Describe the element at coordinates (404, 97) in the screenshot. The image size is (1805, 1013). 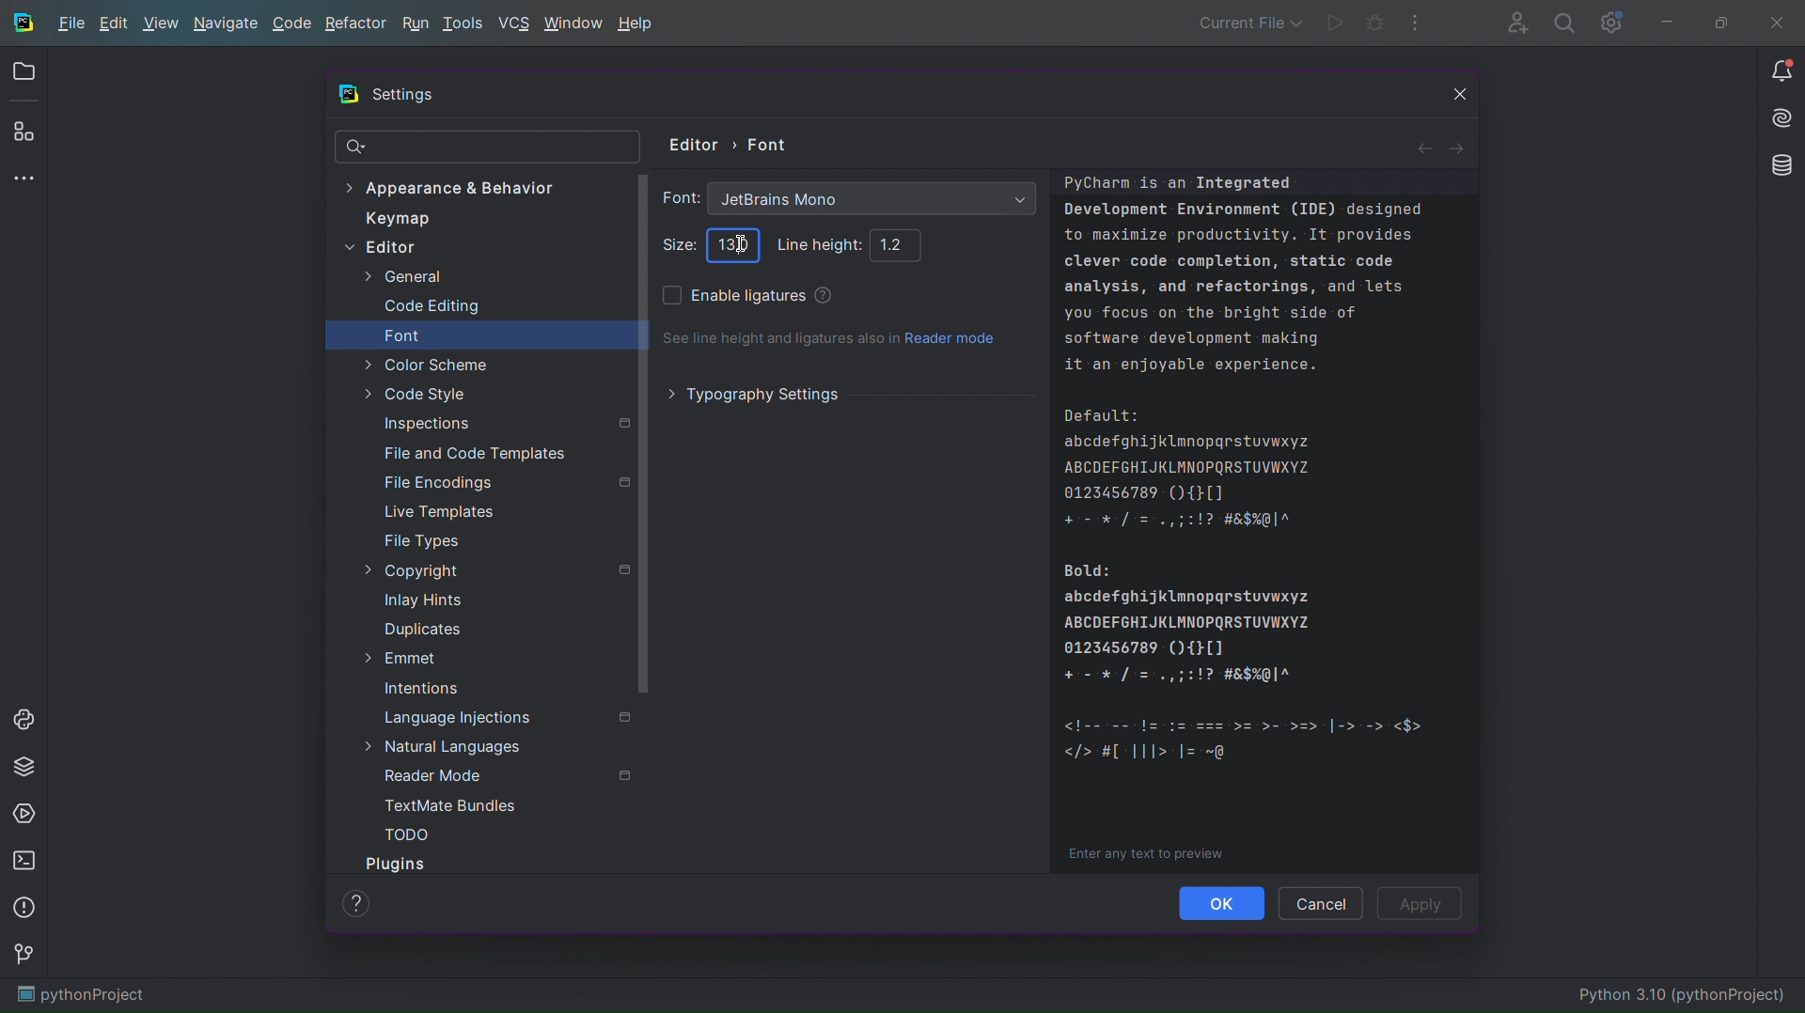
I see `Settings` at that location.